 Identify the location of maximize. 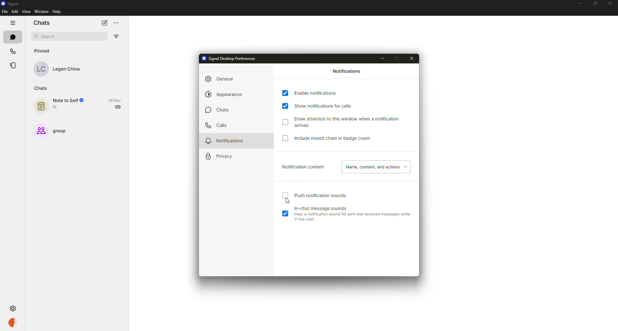
(399, 57).